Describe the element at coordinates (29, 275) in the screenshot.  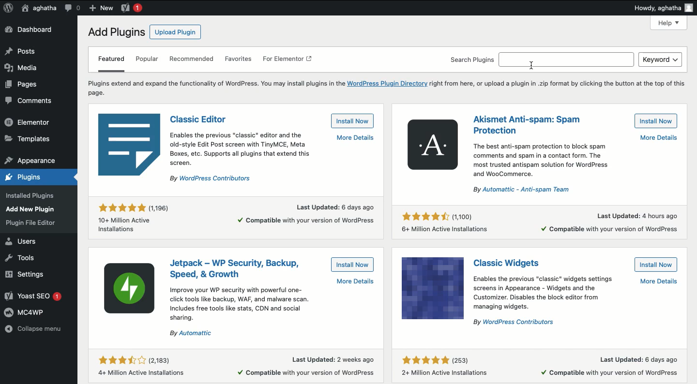
I see `Settings` at that location.